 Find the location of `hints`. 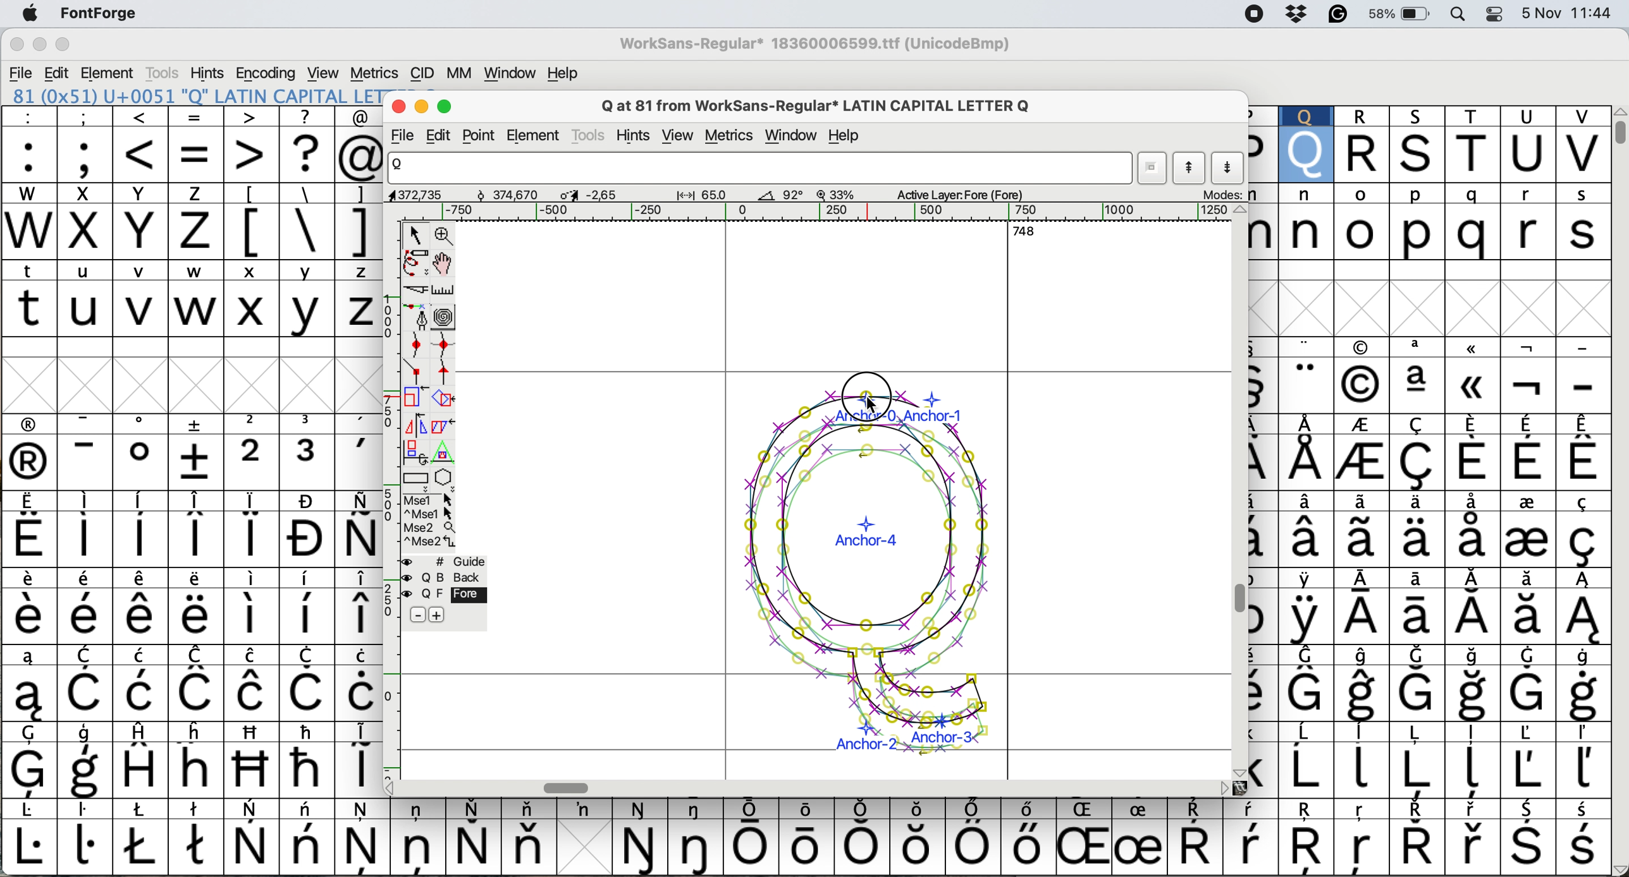

hints is located at coordinates (210, 73).